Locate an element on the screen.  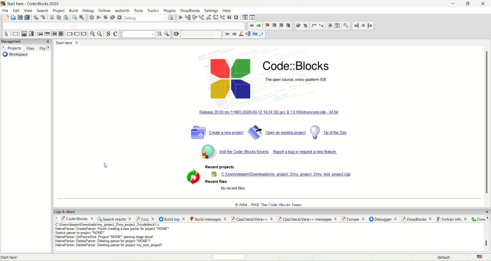
build log is located at coordinates (173, 219).